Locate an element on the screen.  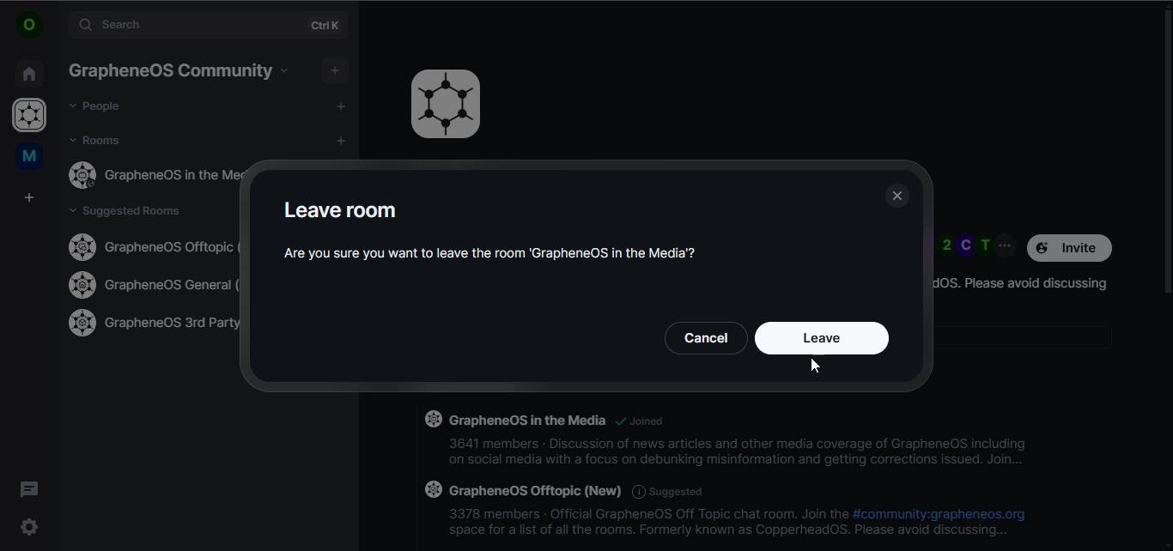
view profile is located at coordinates (27, 25).